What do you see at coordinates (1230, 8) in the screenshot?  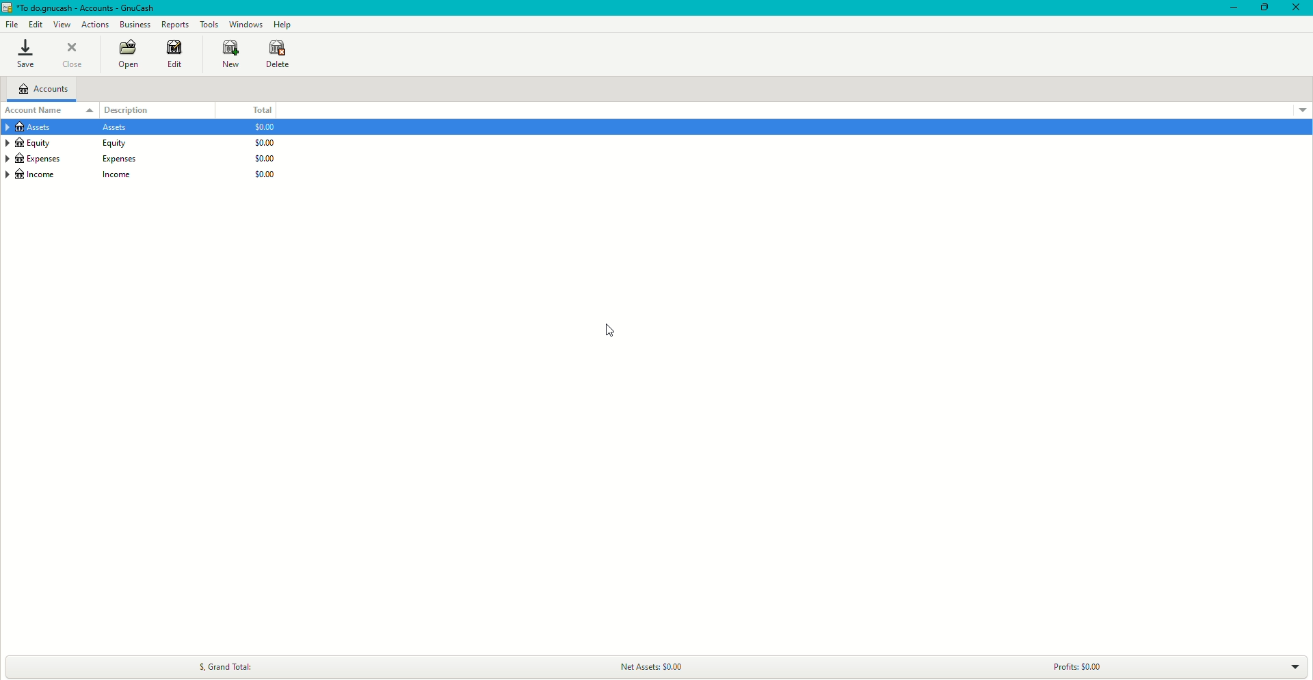 I see `Minimize` at bounding box center [1230, 8].